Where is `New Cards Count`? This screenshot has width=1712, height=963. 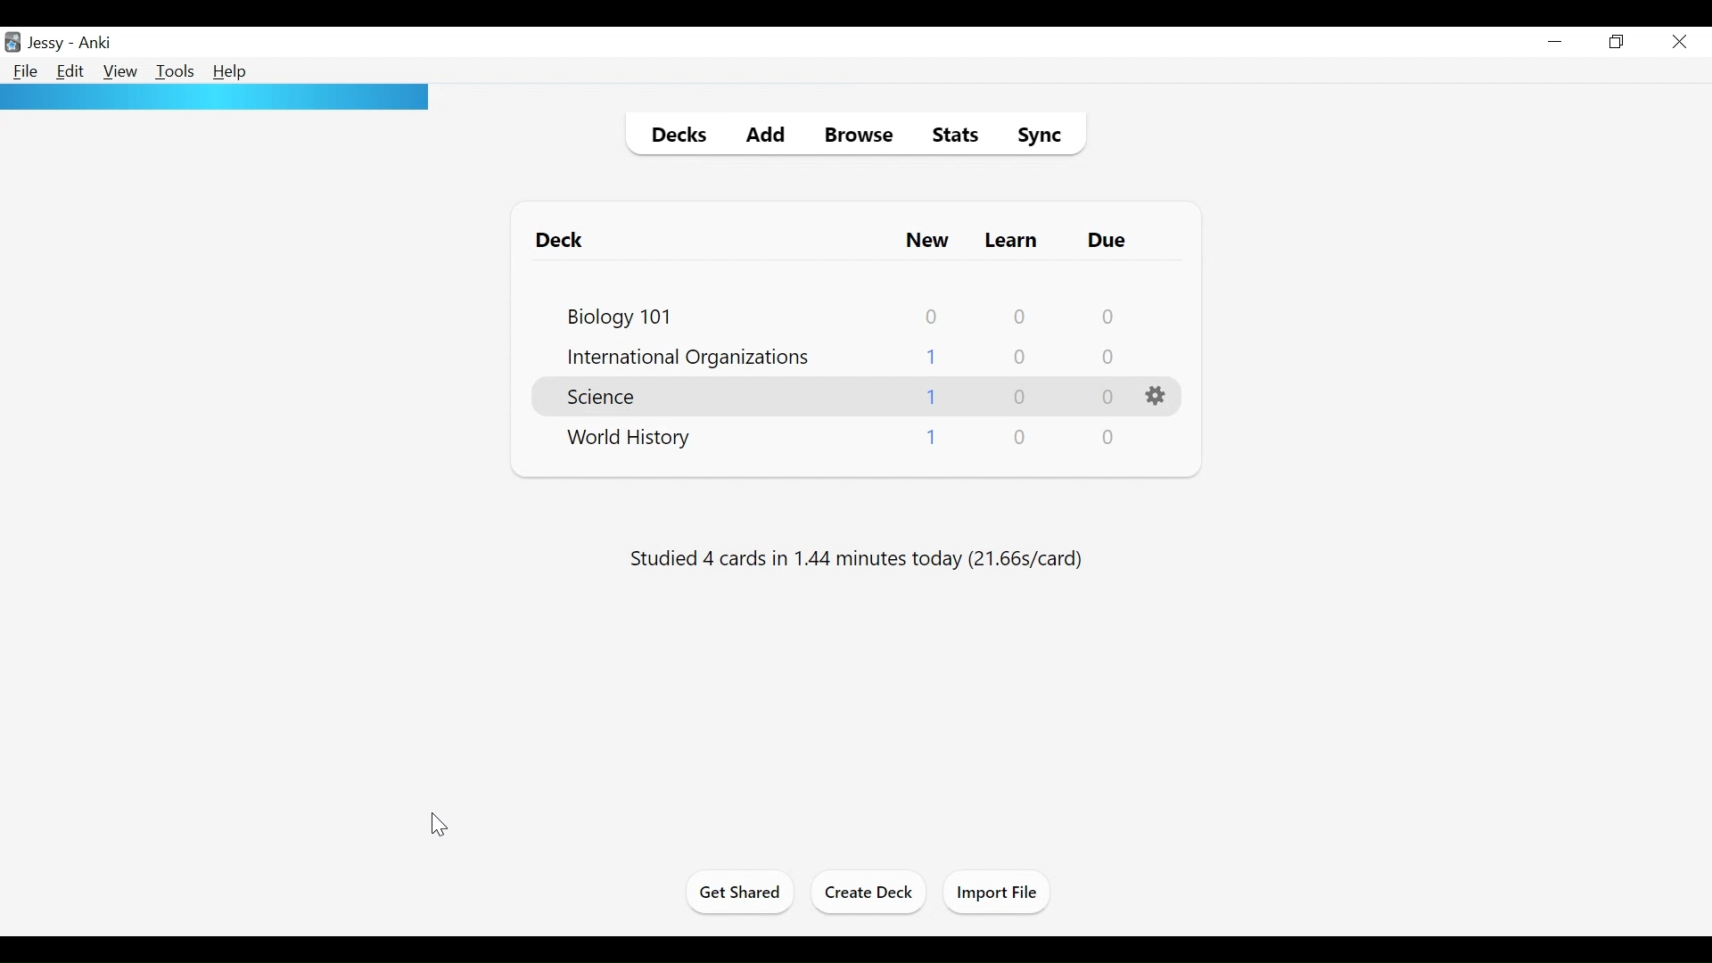
New Cards Count is located at coordinates (932, 399).